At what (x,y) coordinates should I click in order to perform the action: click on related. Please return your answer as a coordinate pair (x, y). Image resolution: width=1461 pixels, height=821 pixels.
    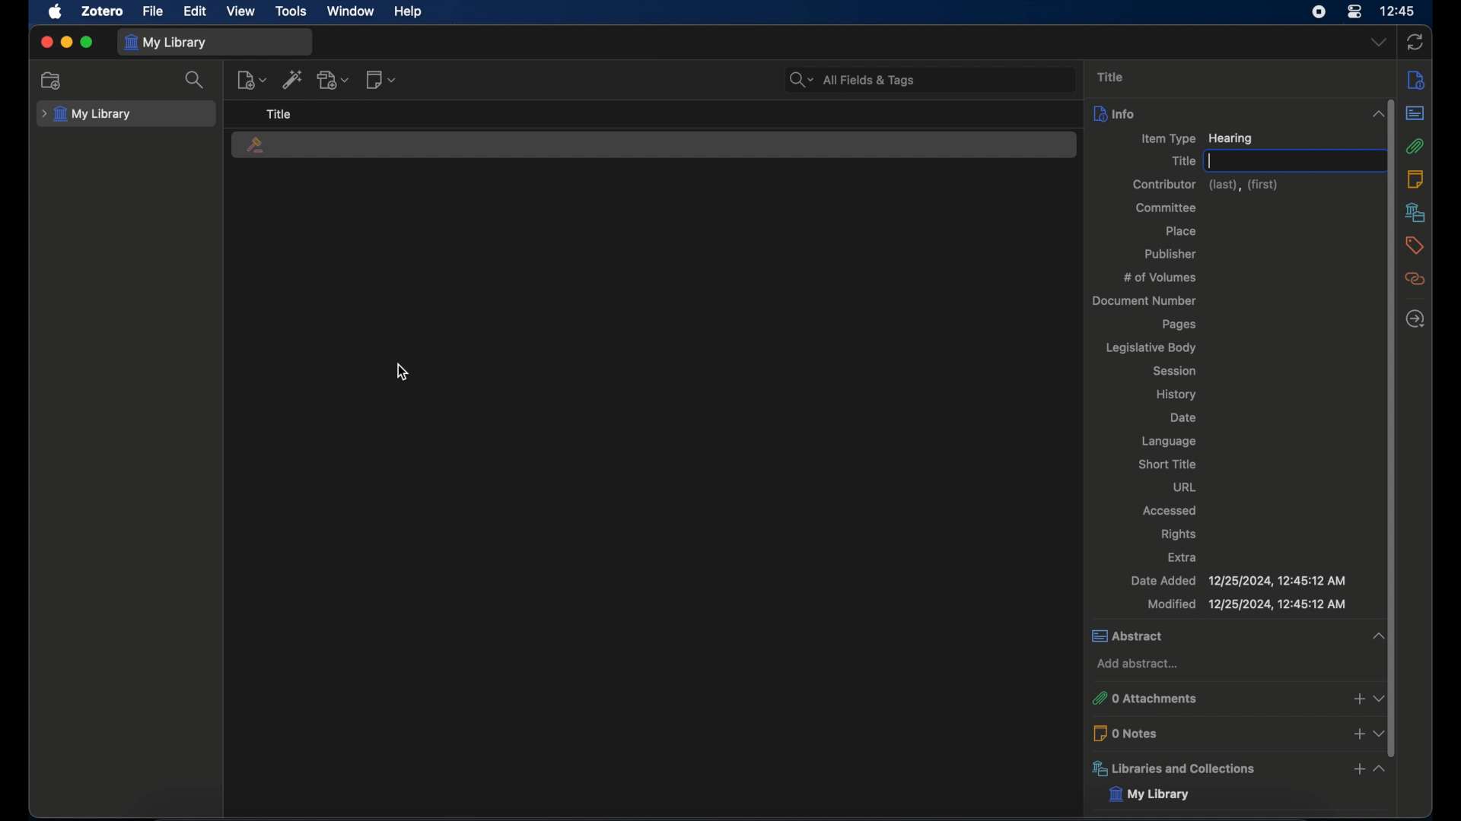
    Looking at the image, I should click on (1415, 279).